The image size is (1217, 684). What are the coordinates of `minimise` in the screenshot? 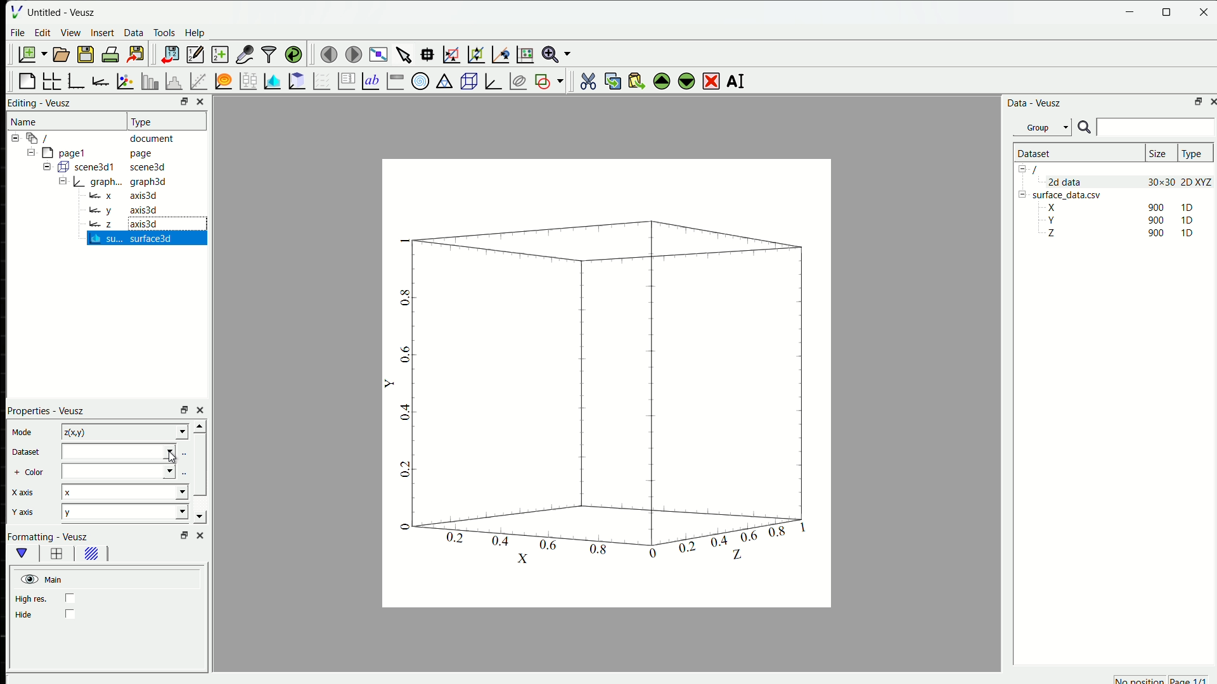 It's located at (1131, 11).